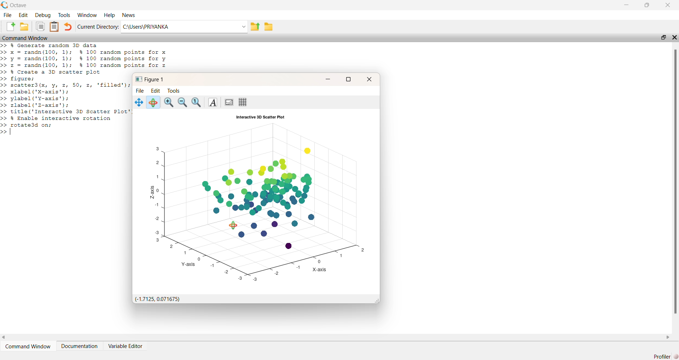 The height and width of the screenshot is (360, 679). I want to click on C:\Users\PRIYANKA, so click(184, 27).